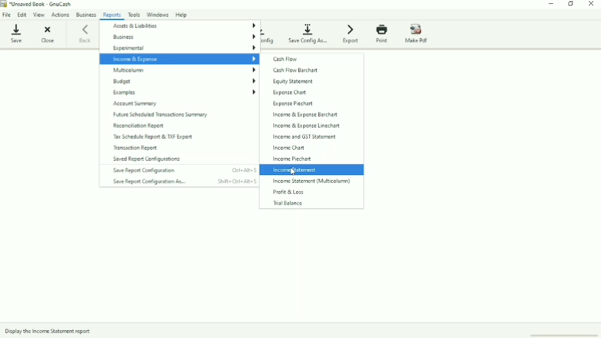 The height and width of the screenshot is (338, 601). Describe the element at coordinates (184, 48) in the screenshot. I see `Experimental` at that location.